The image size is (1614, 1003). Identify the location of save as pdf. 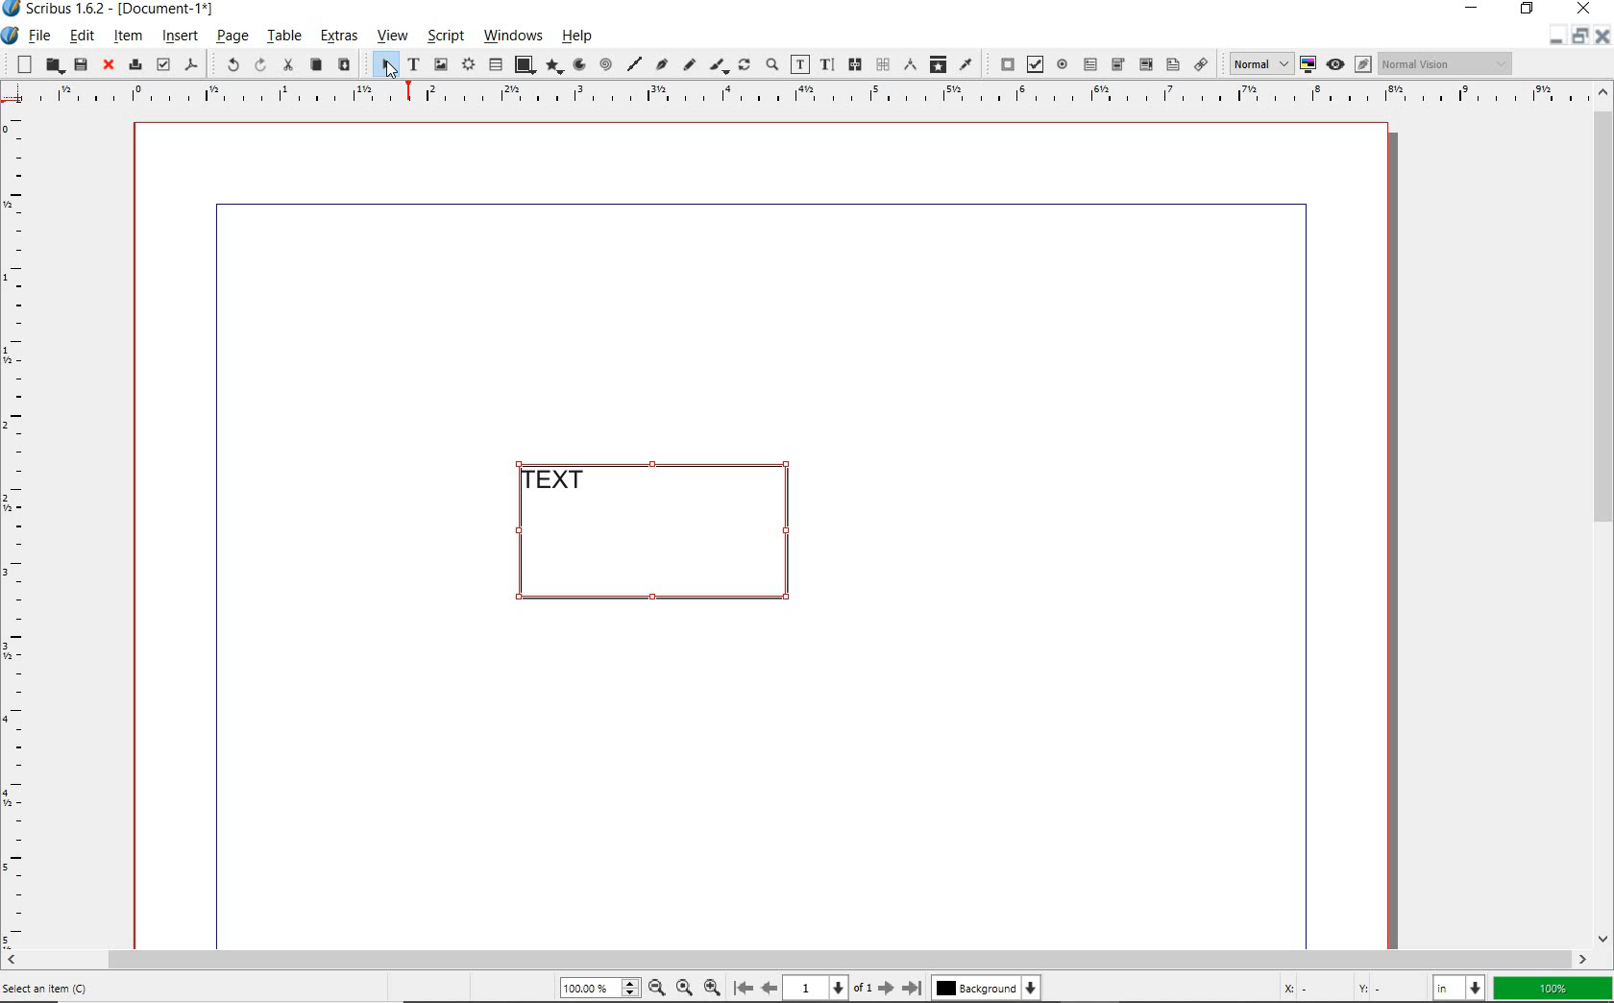
(191, 64).